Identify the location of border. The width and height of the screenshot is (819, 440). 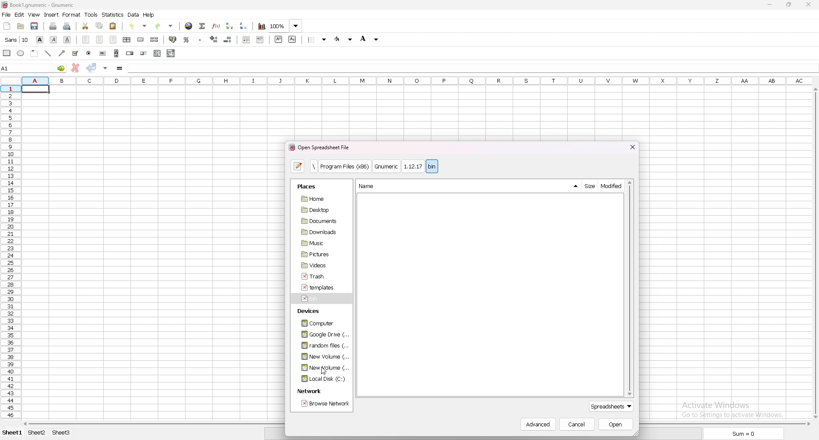
(318, 39).